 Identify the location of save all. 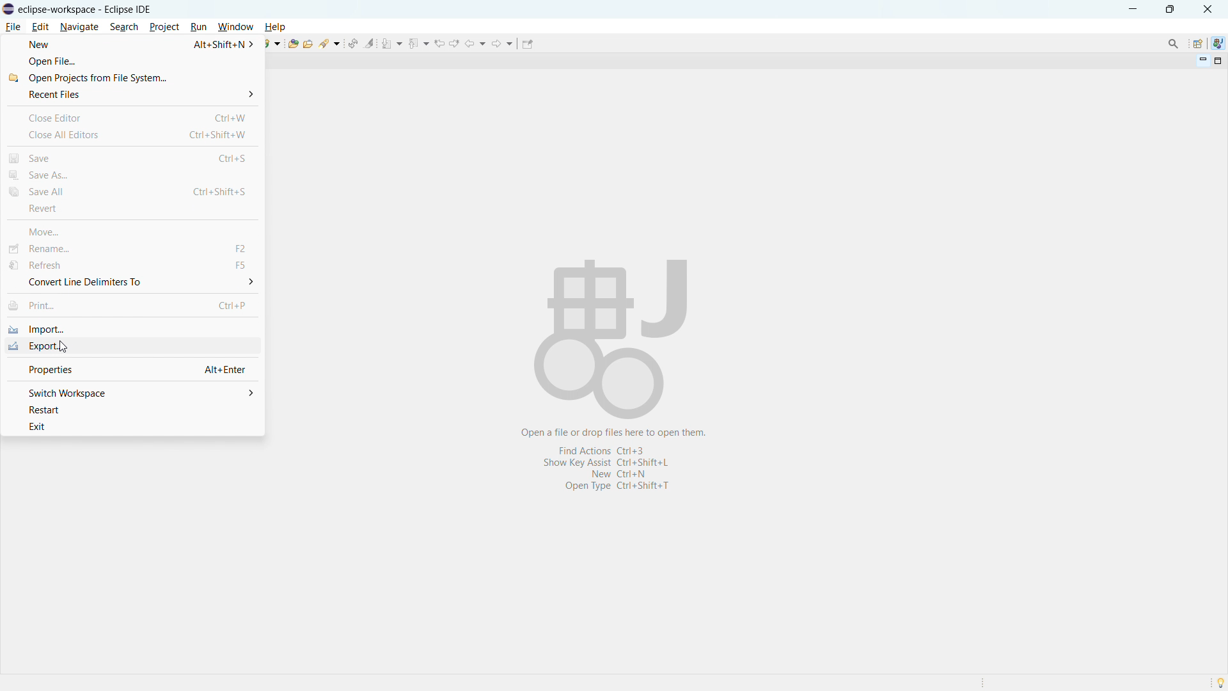
(132, 191).